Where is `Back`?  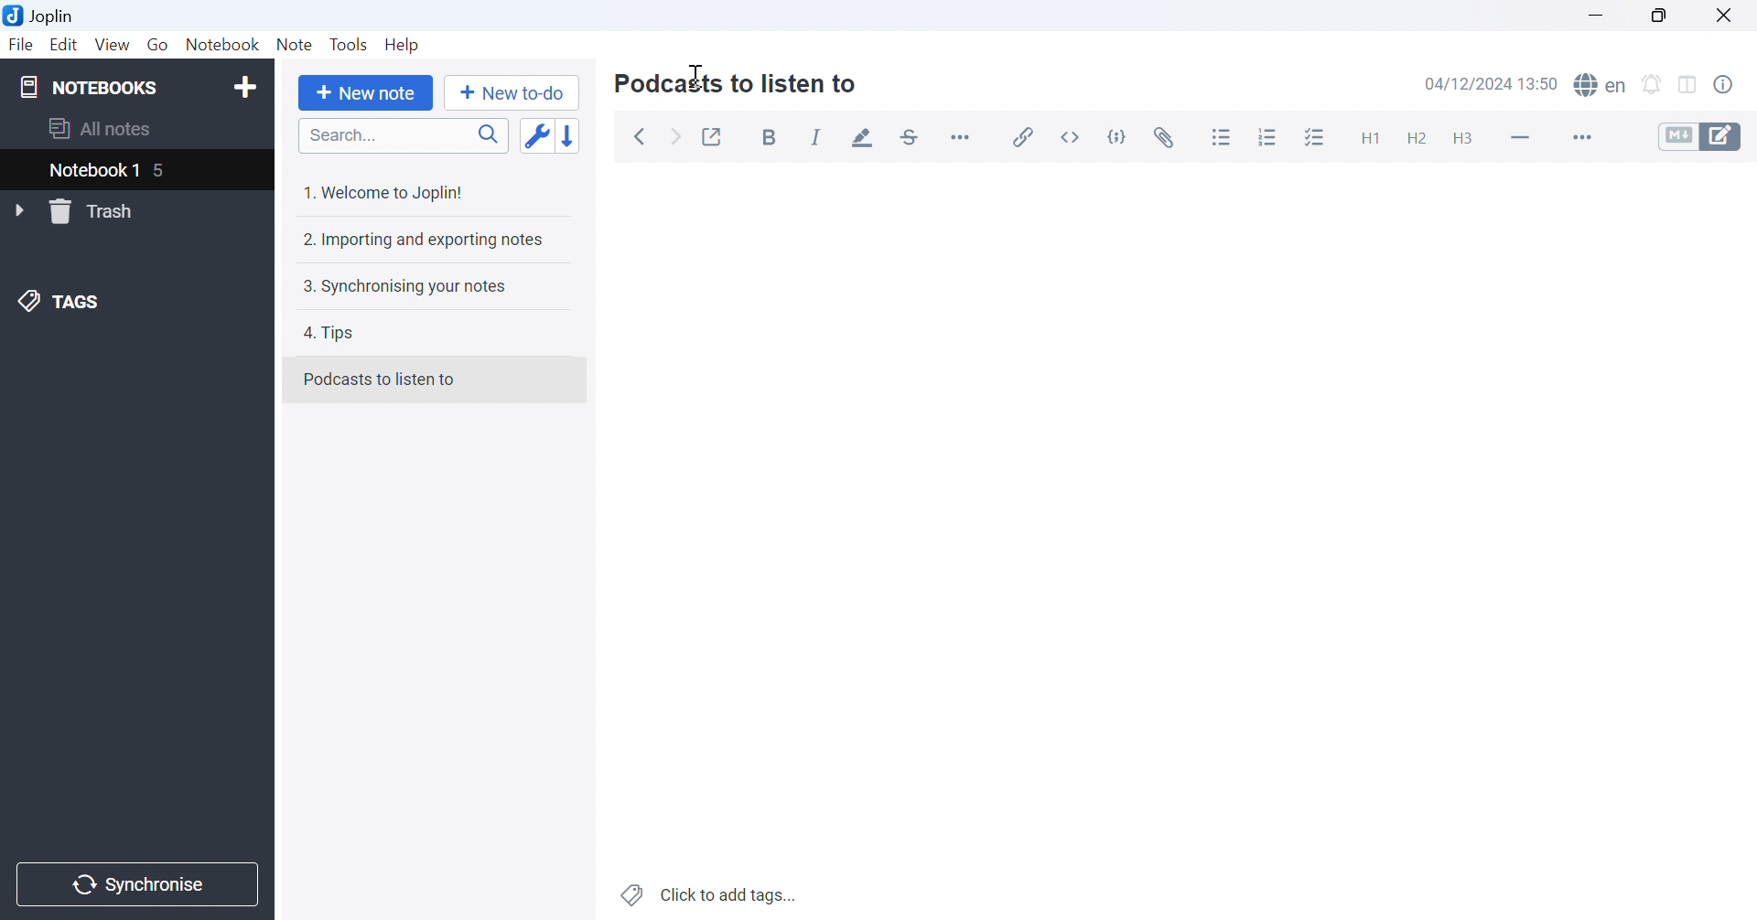 Back is located at coordinates (641, 138).